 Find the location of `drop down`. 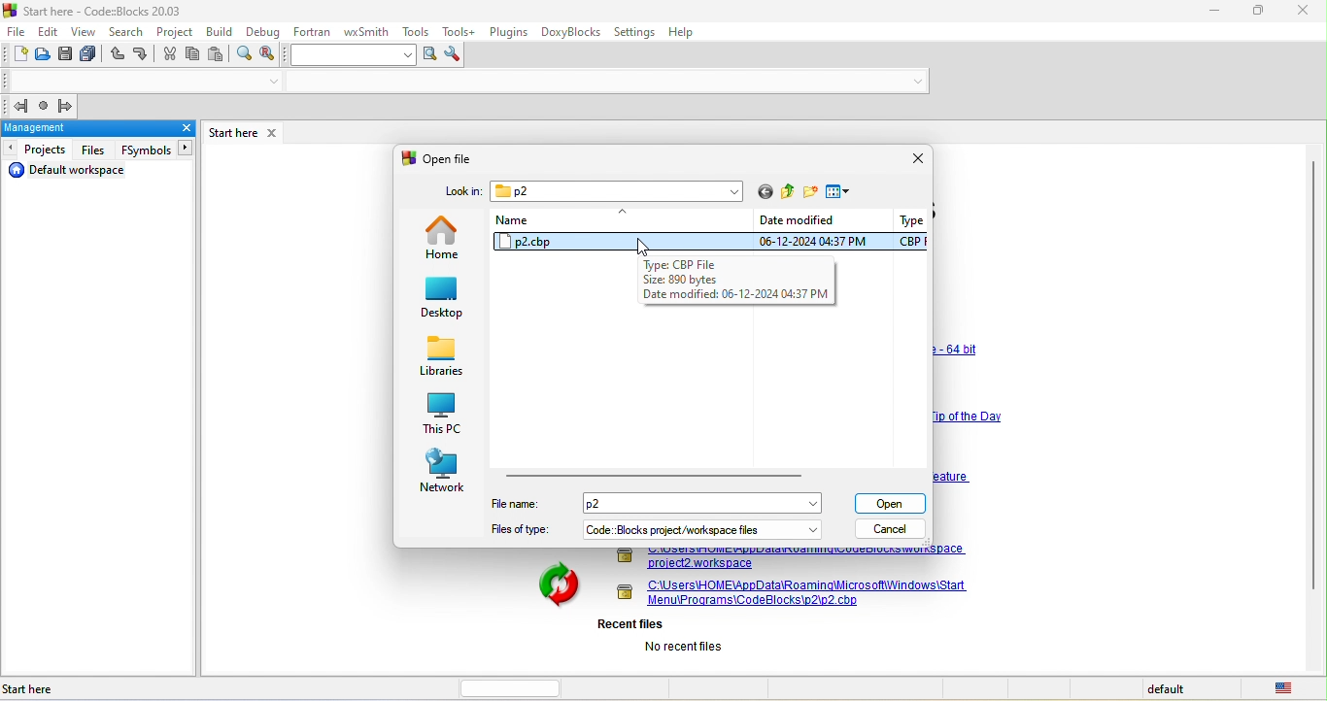

drop down is located at coordinates (915, 81).